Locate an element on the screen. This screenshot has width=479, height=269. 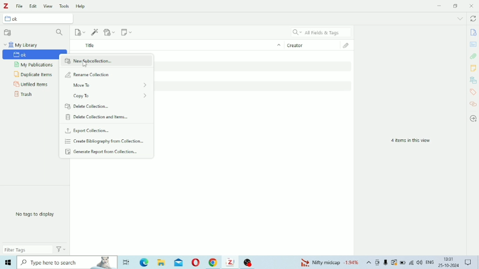
Windows is located at coordinates (8, 262).